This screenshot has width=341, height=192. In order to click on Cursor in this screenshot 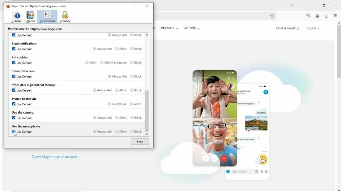, I will do `click(15, 135)`.